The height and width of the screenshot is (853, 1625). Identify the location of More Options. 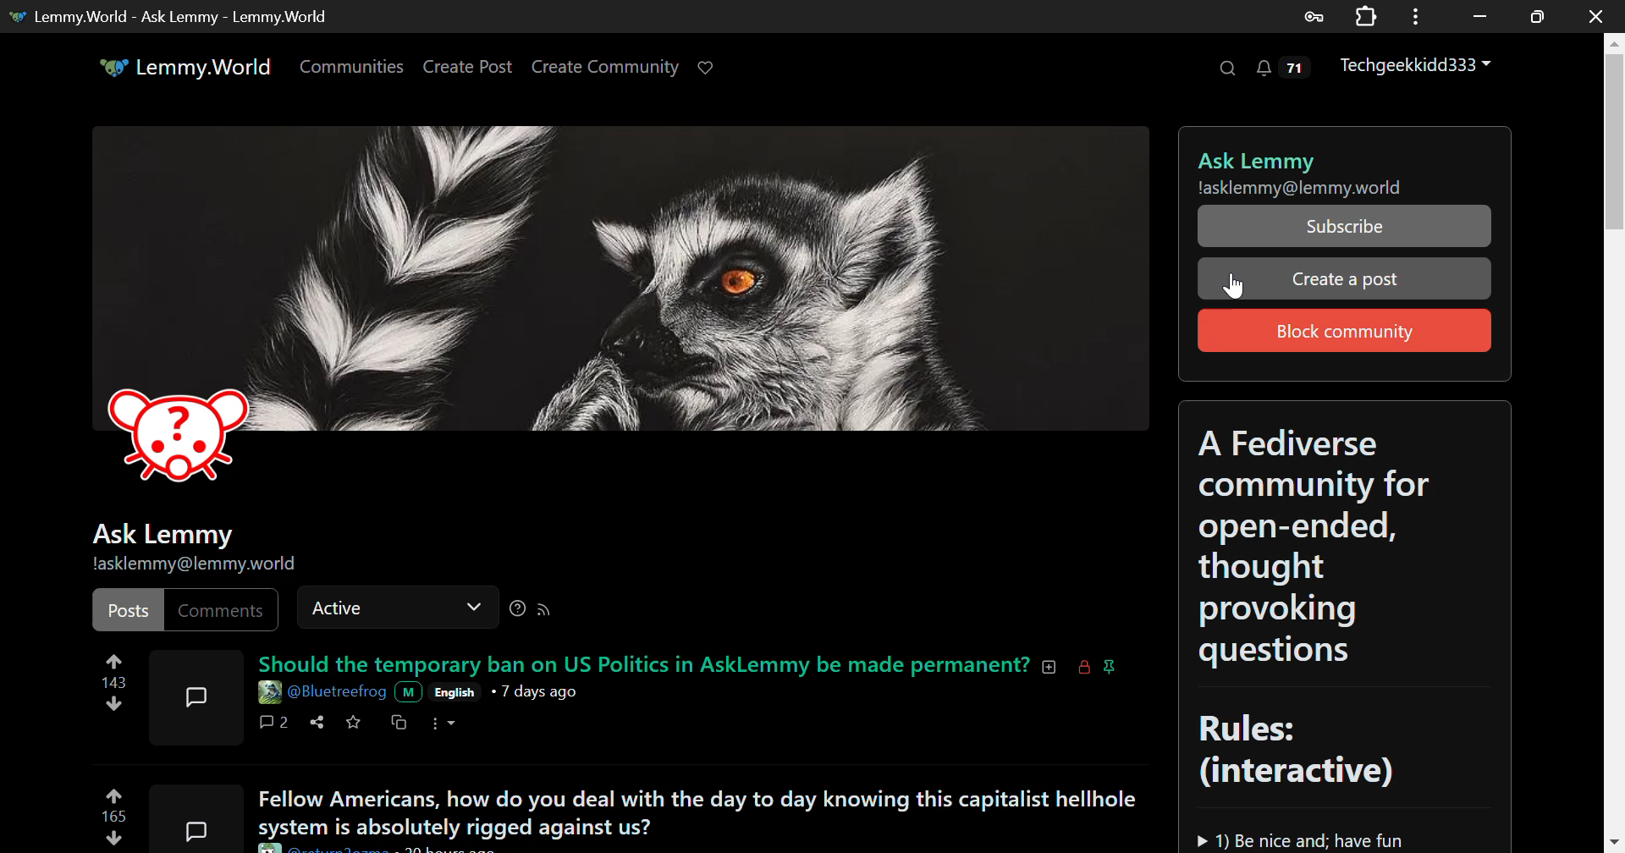
(443, 724).